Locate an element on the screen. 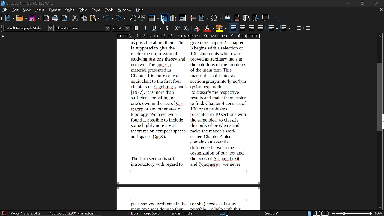  new is located at coordinates (8, 18).